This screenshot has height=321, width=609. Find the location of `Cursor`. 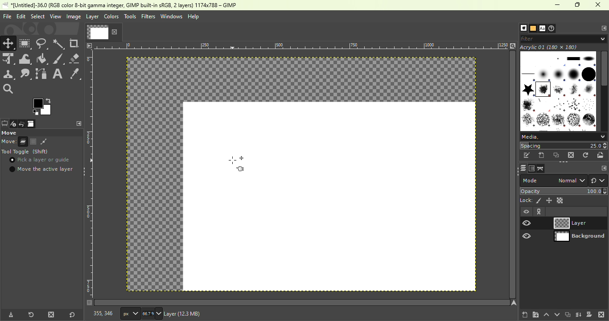

Cursor is located at coordinates (237, 166).